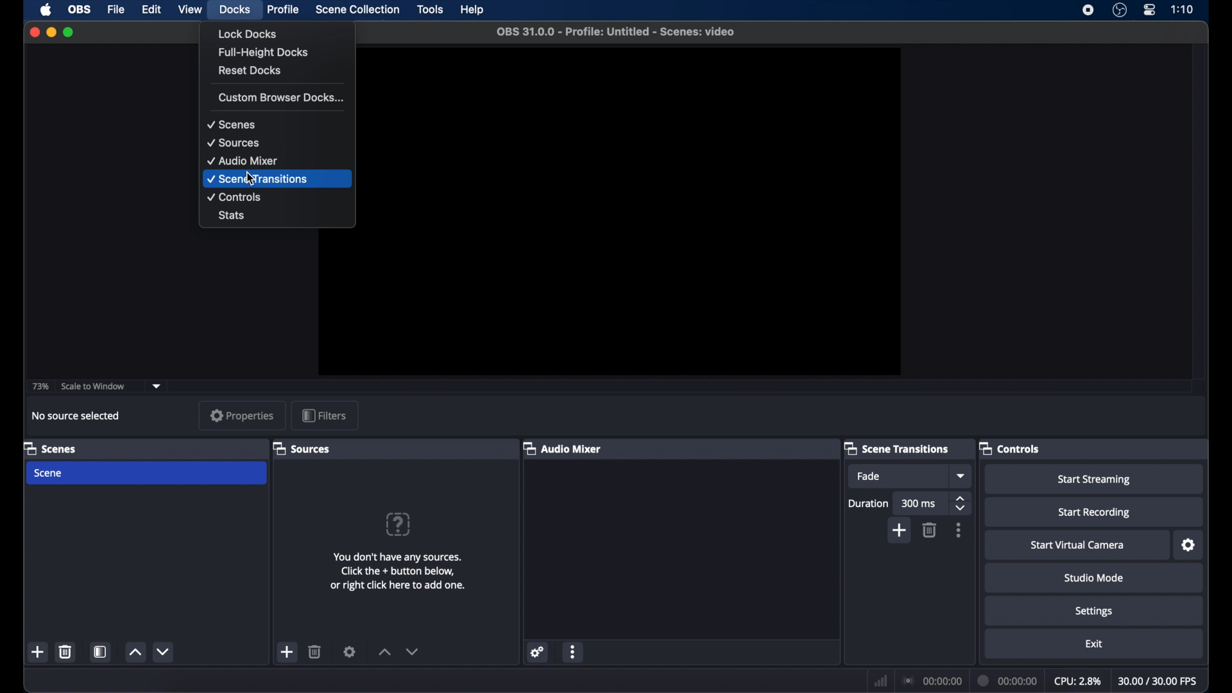 Image resolution: width=1232 pixels, height=693 pixels. Describe the element at coordinates (326, 415) in the screenshot. I see `filters` at that location.